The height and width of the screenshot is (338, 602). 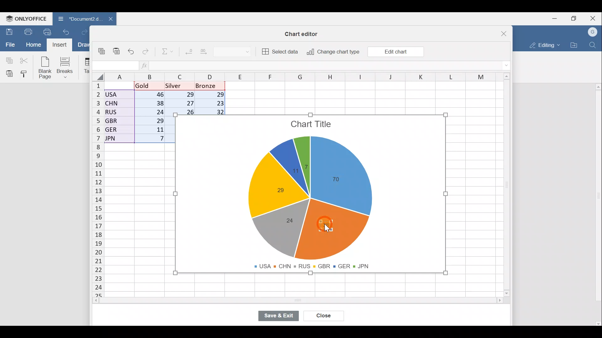 What do you see at coordinates (33, 45) in the screenshot?
I see `Home` at bounding box center [33, 45].